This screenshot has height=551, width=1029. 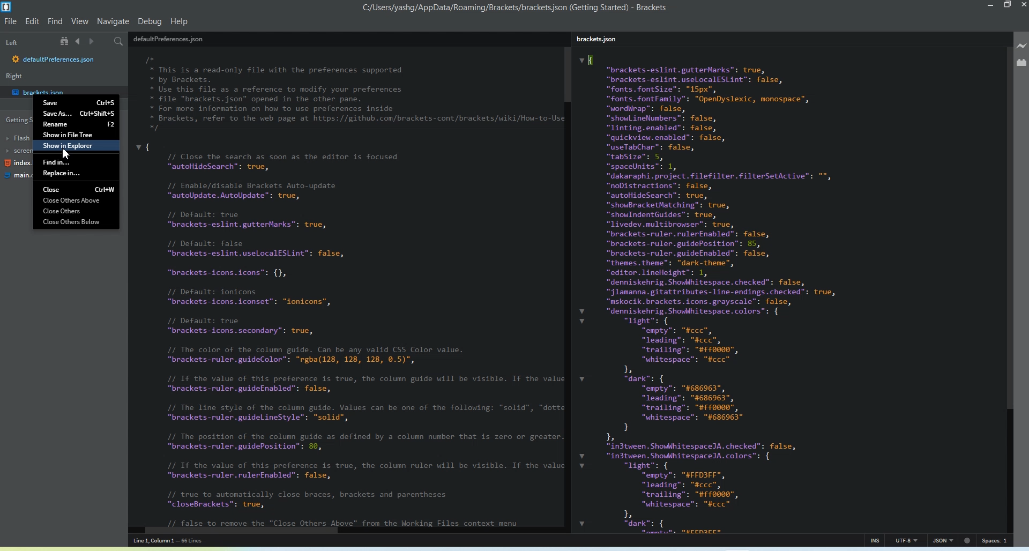 What do you see at coordinates (76, 114) in the screenshot?
I see `Save As` at bounding box center [76, 114].